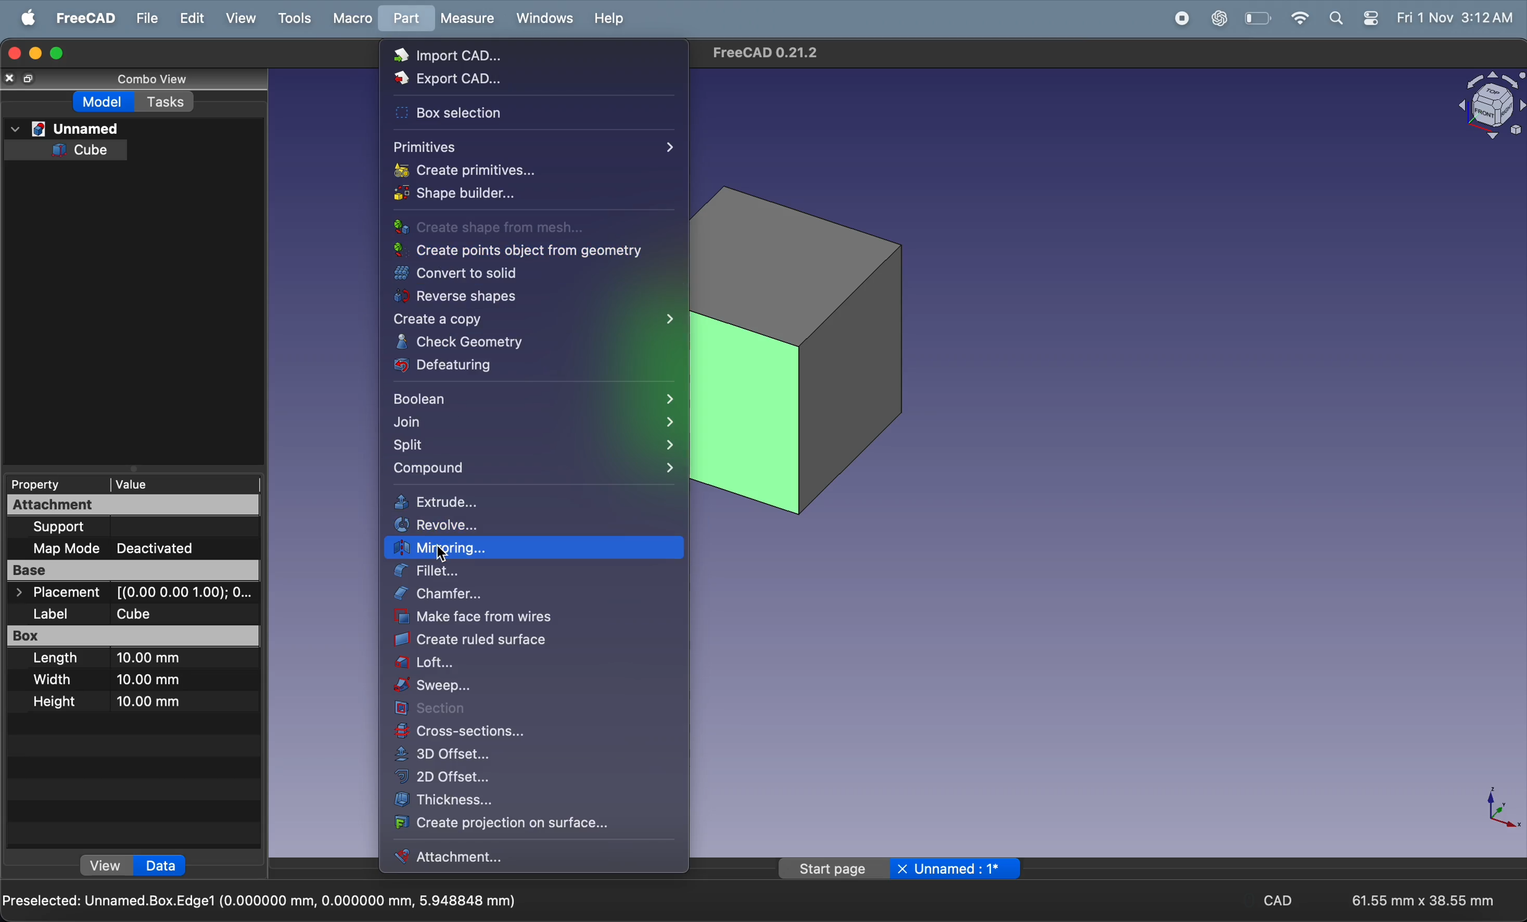 This screenshot has width=1527, height=922. Describe the element at coordinates (1424, 900) in the screenshot. I see `61.55 mm x 38.55 mm` at that location.